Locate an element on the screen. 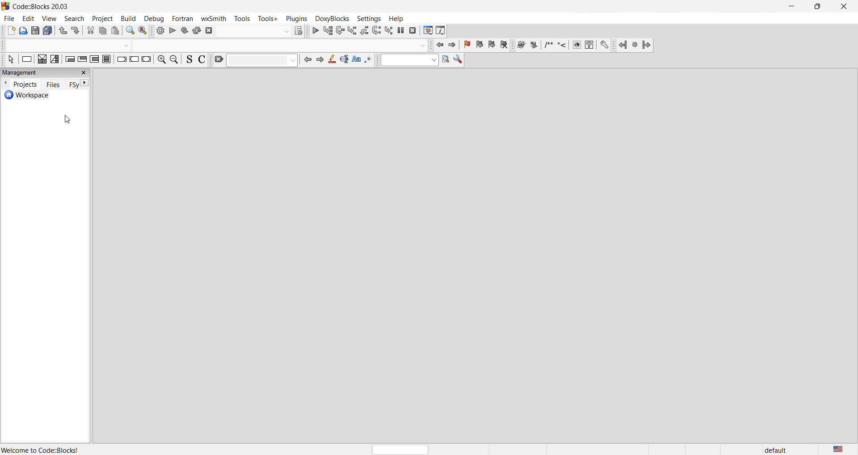 Image resolution: width=858 pixels, height=455 pixels. previous is located at coordinates (306, 61).